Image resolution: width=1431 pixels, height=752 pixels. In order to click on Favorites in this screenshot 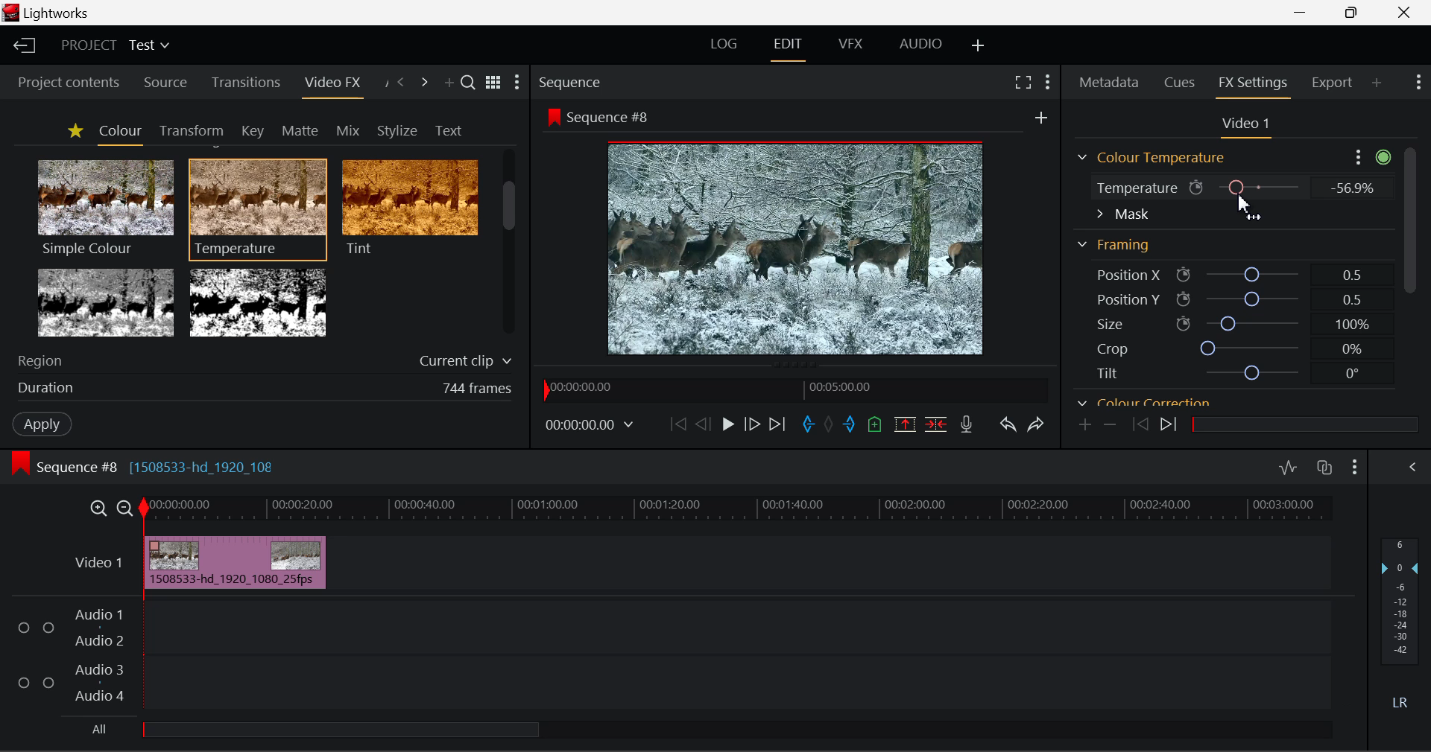, I will do `click(73, 132)`.